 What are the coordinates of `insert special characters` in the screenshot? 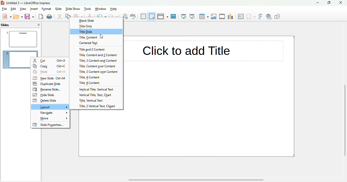 It's located at (251, 16).